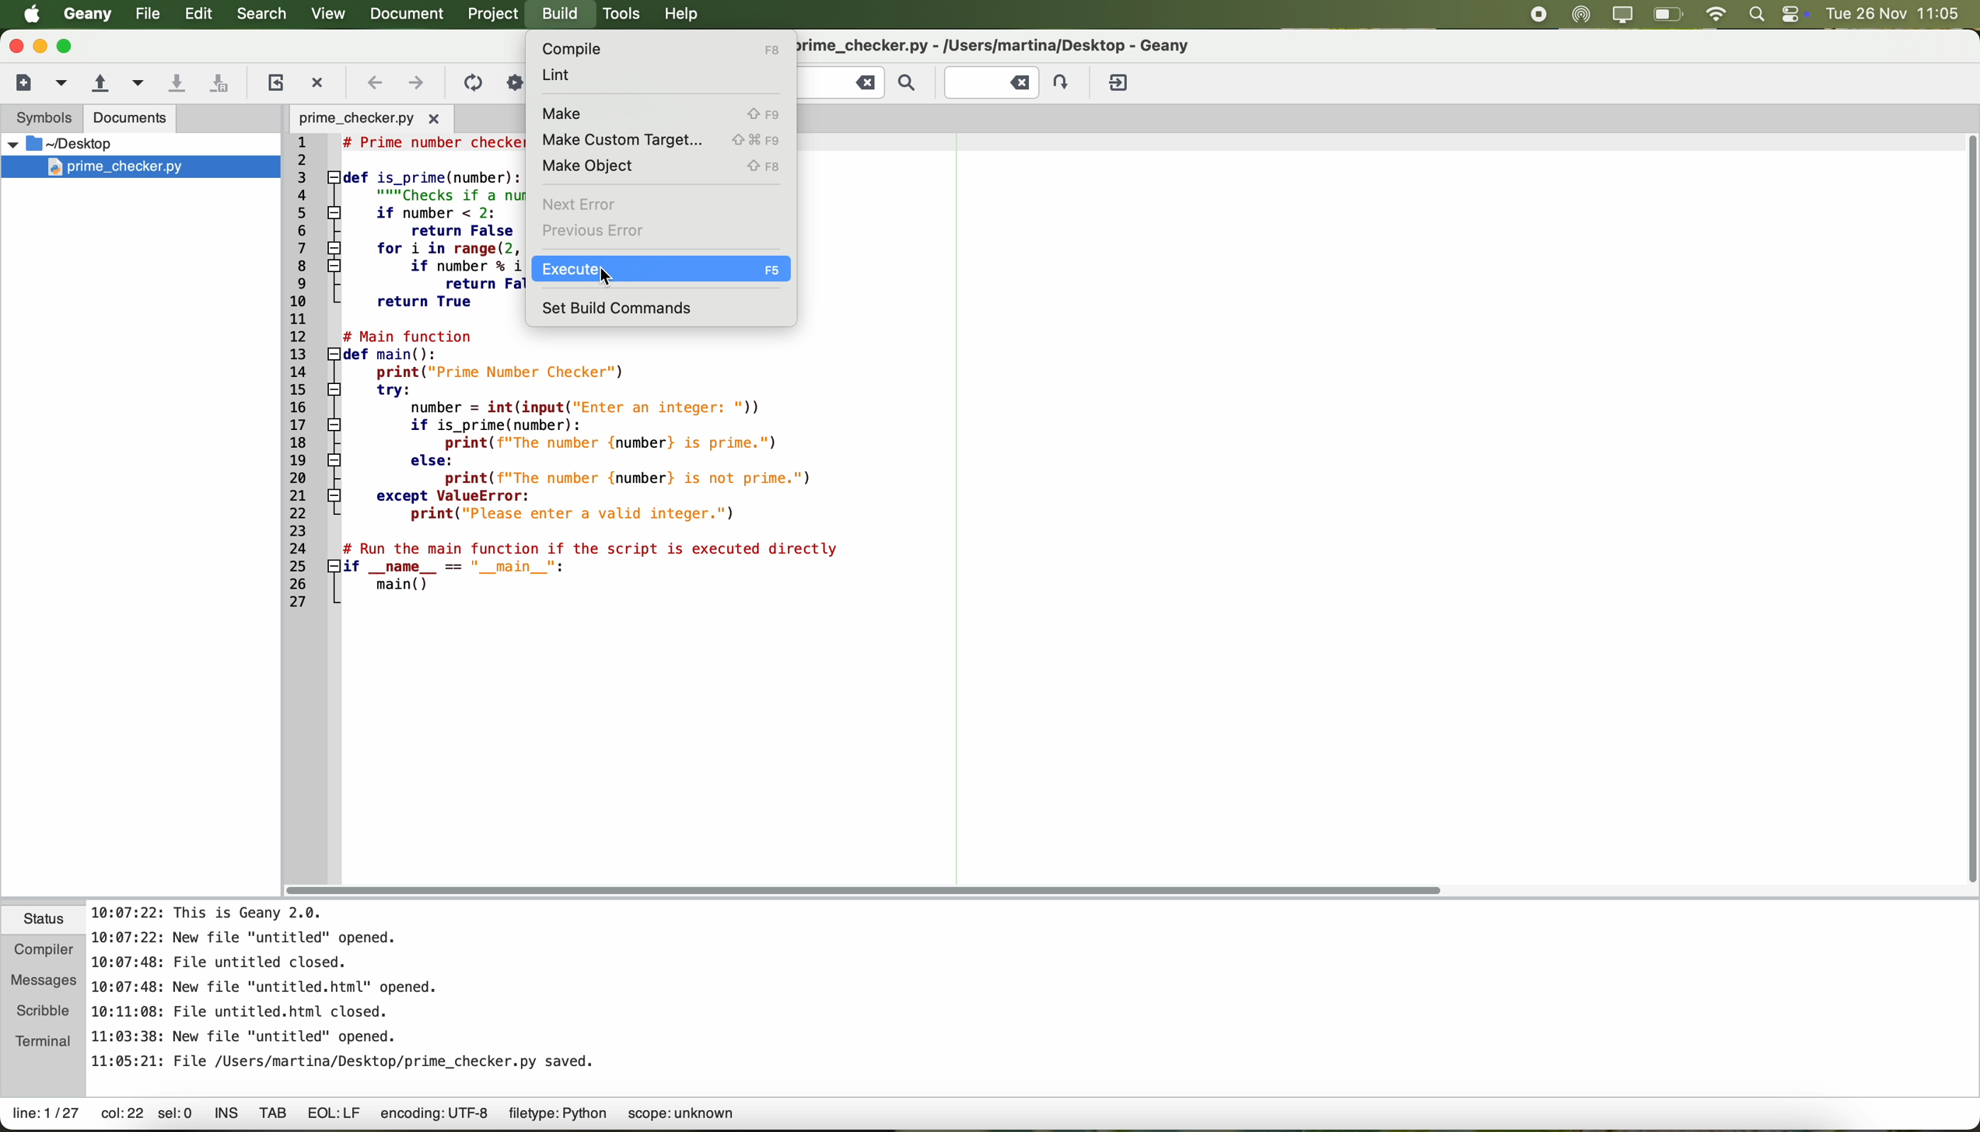  What do you see at coordinates (1121, 83) in the screenshot?
I see `quit Geany` at bounding box center [1121, 83].